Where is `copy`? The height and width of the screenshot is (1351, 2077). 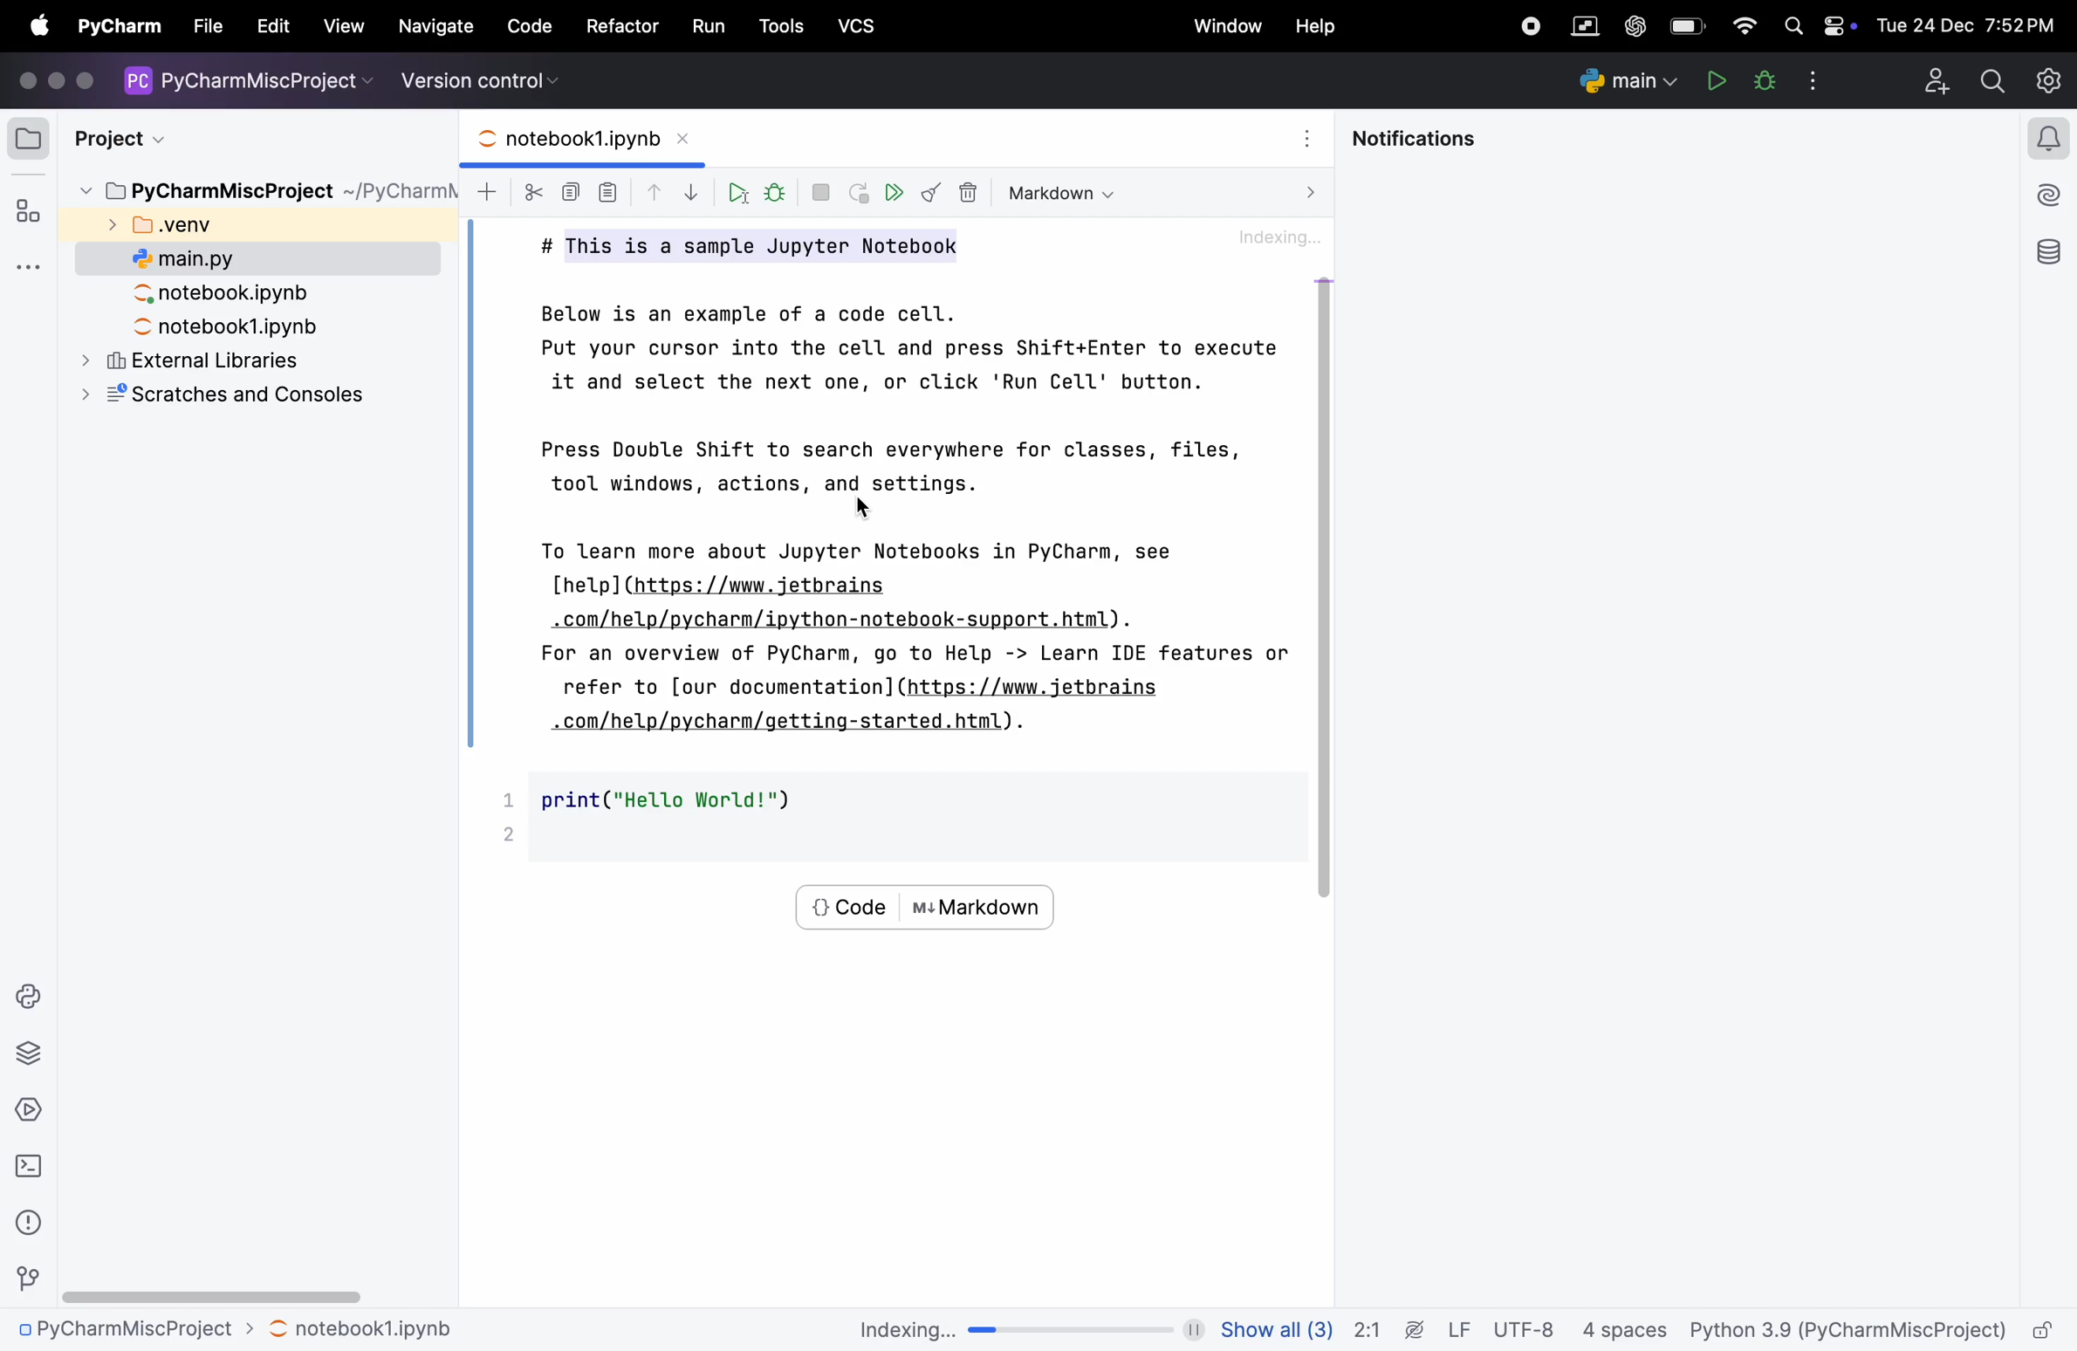 copy is located at coordinates (572, 193).